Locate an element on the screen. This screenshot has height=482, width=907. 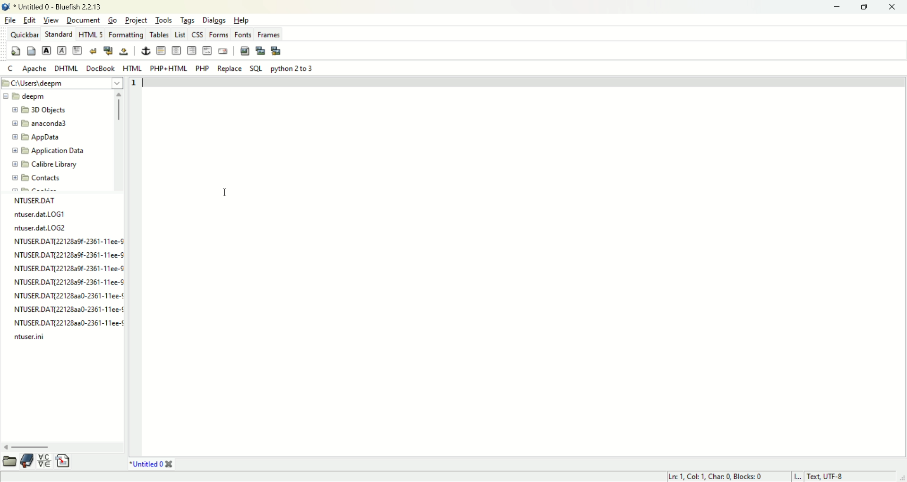
contacts is located at coordinates (37, 180).